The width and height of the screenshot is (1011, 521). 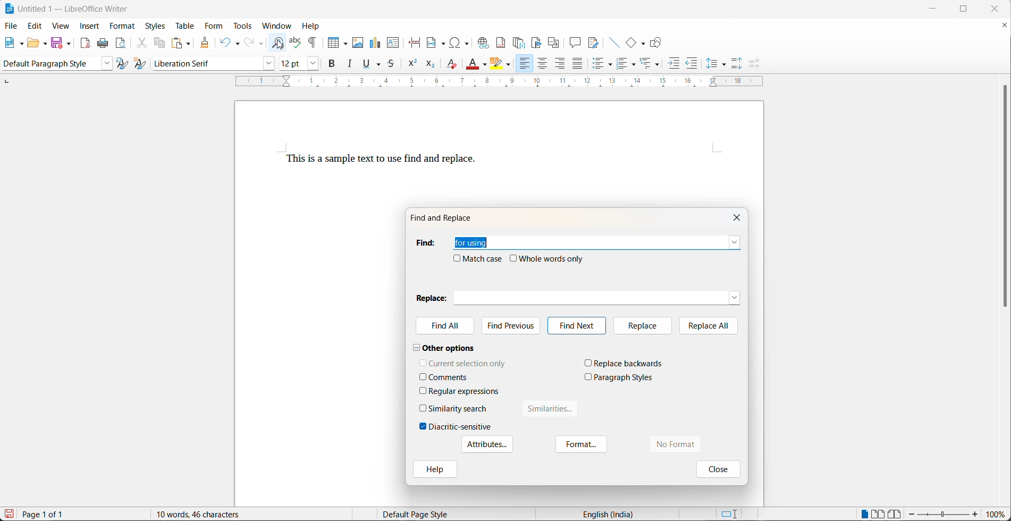 What do you see at coordinates (61, 27) in the screenshot?
I see `view` at bounding box center [61, 27].